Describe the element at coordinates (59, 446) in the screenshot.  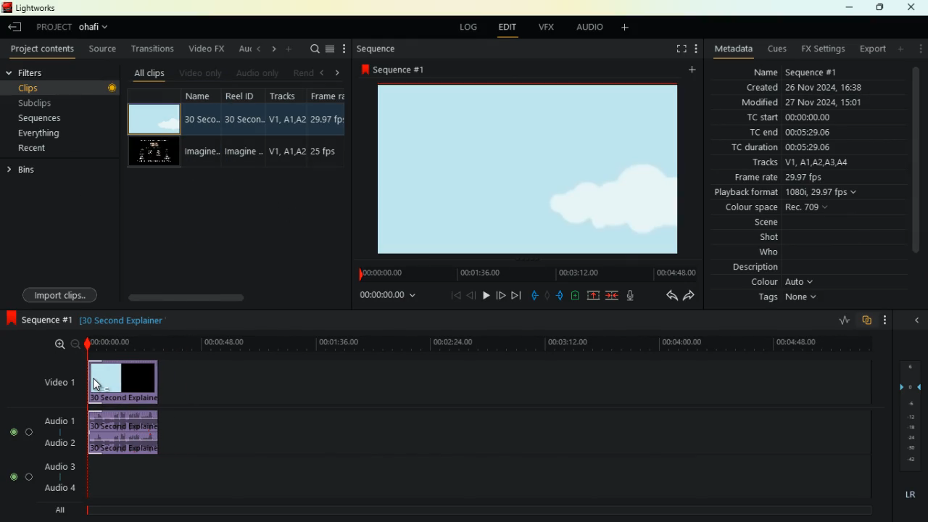
I see `audio 2` at that location.